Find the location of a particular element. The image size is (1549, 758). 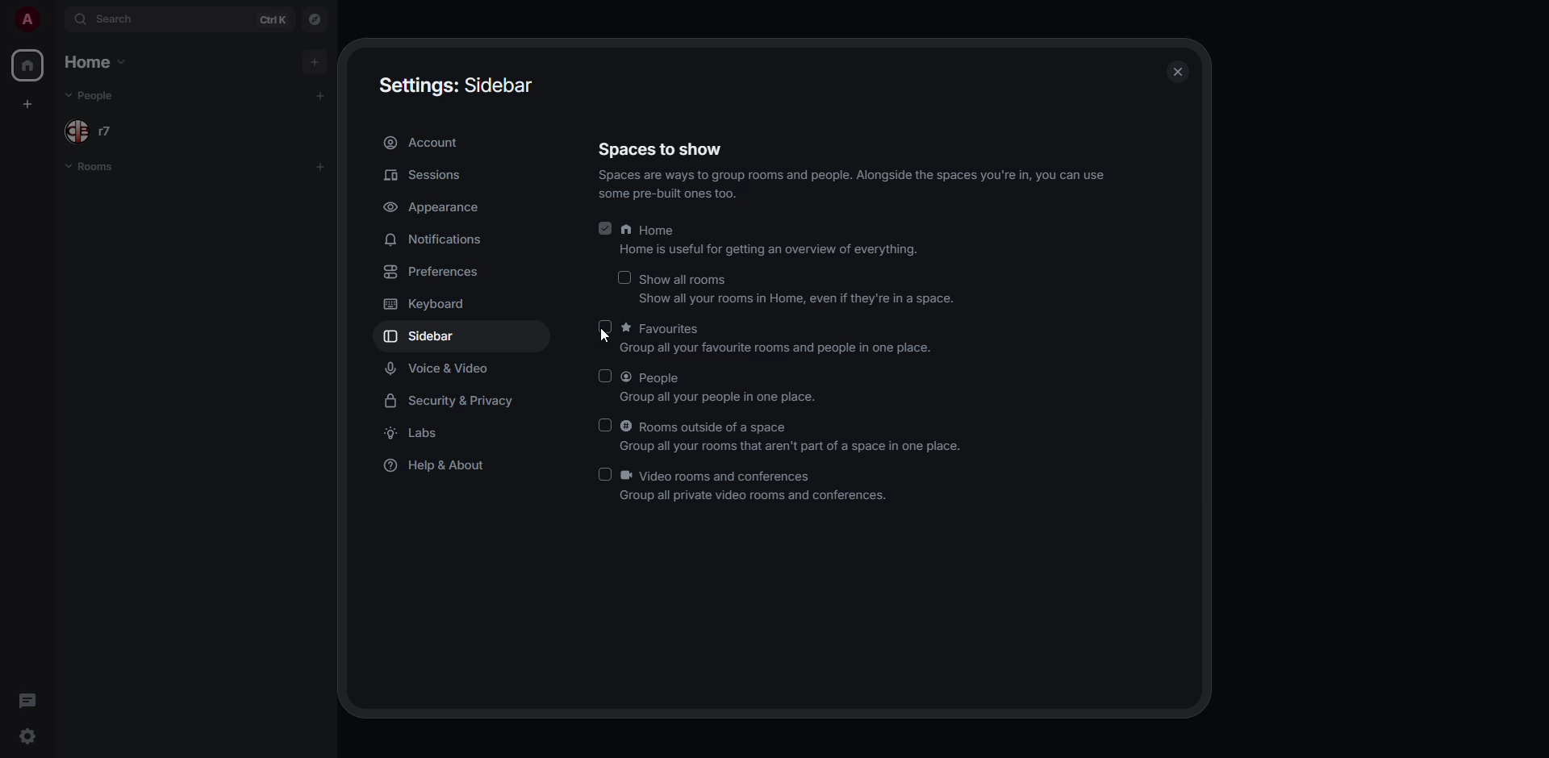

Settings: Sidebar is located at coordinates (457, 85).